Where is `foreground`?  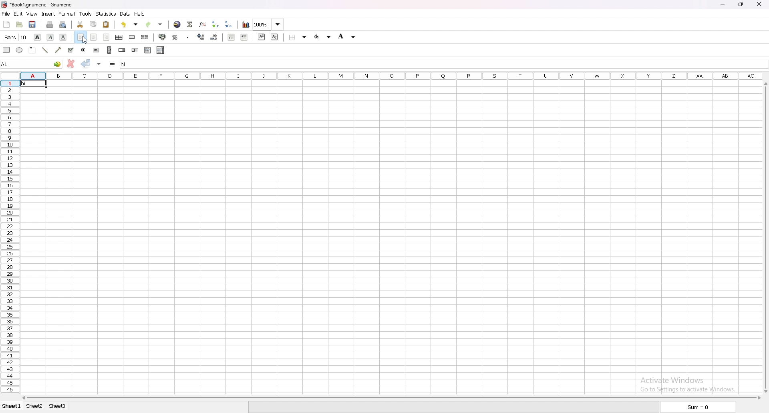
foreground is located at coordinates (323, 37).